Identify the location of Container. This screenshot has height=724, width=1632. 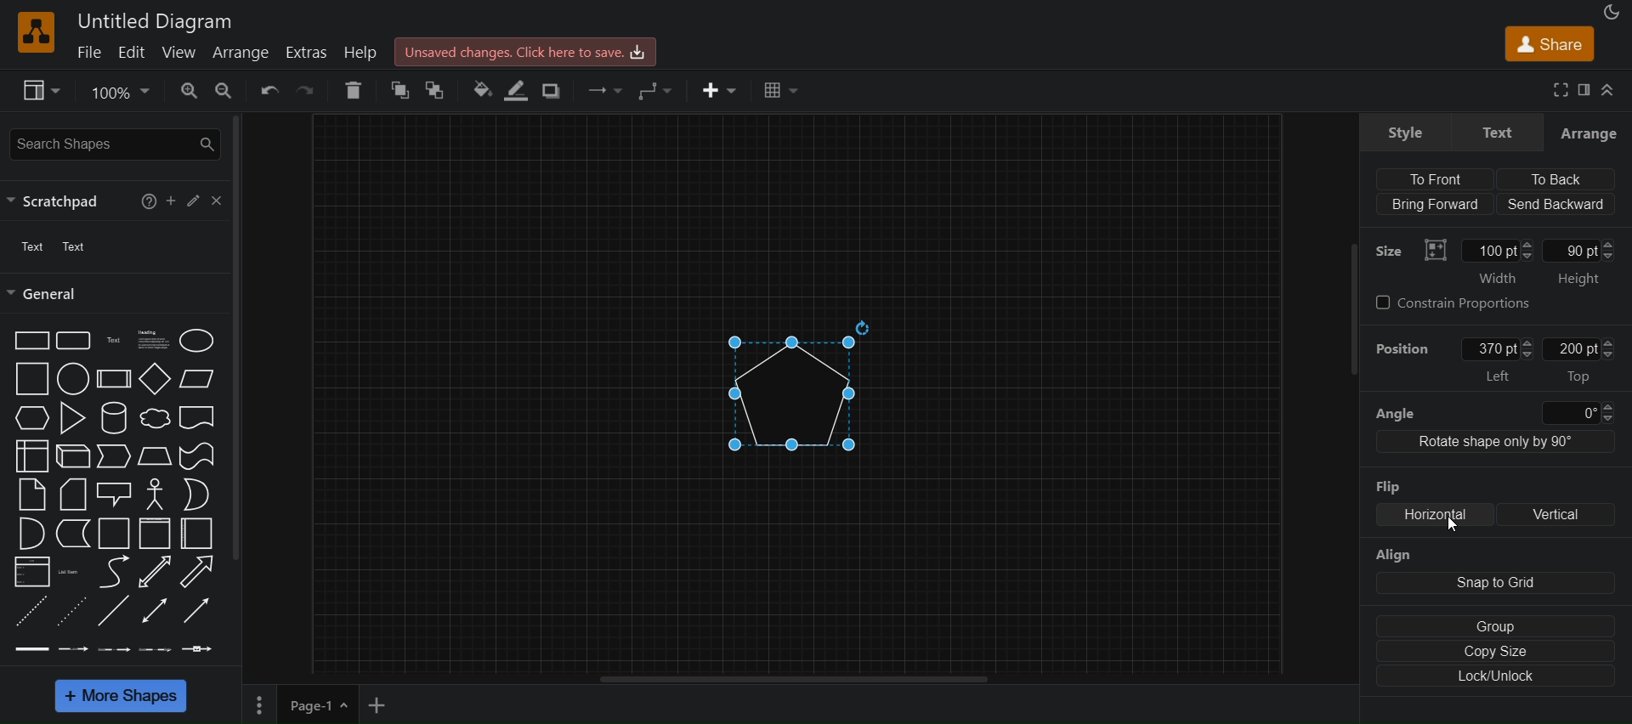
(156, 534).